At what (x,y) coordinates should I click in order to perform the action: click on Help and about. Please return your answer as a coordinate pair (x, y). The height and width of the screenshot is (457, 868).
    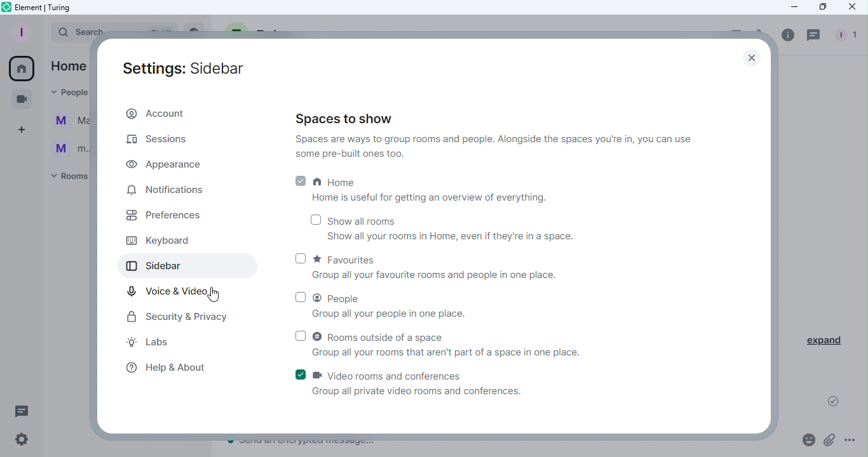
    Looking at the image, I should click on (170, 371).